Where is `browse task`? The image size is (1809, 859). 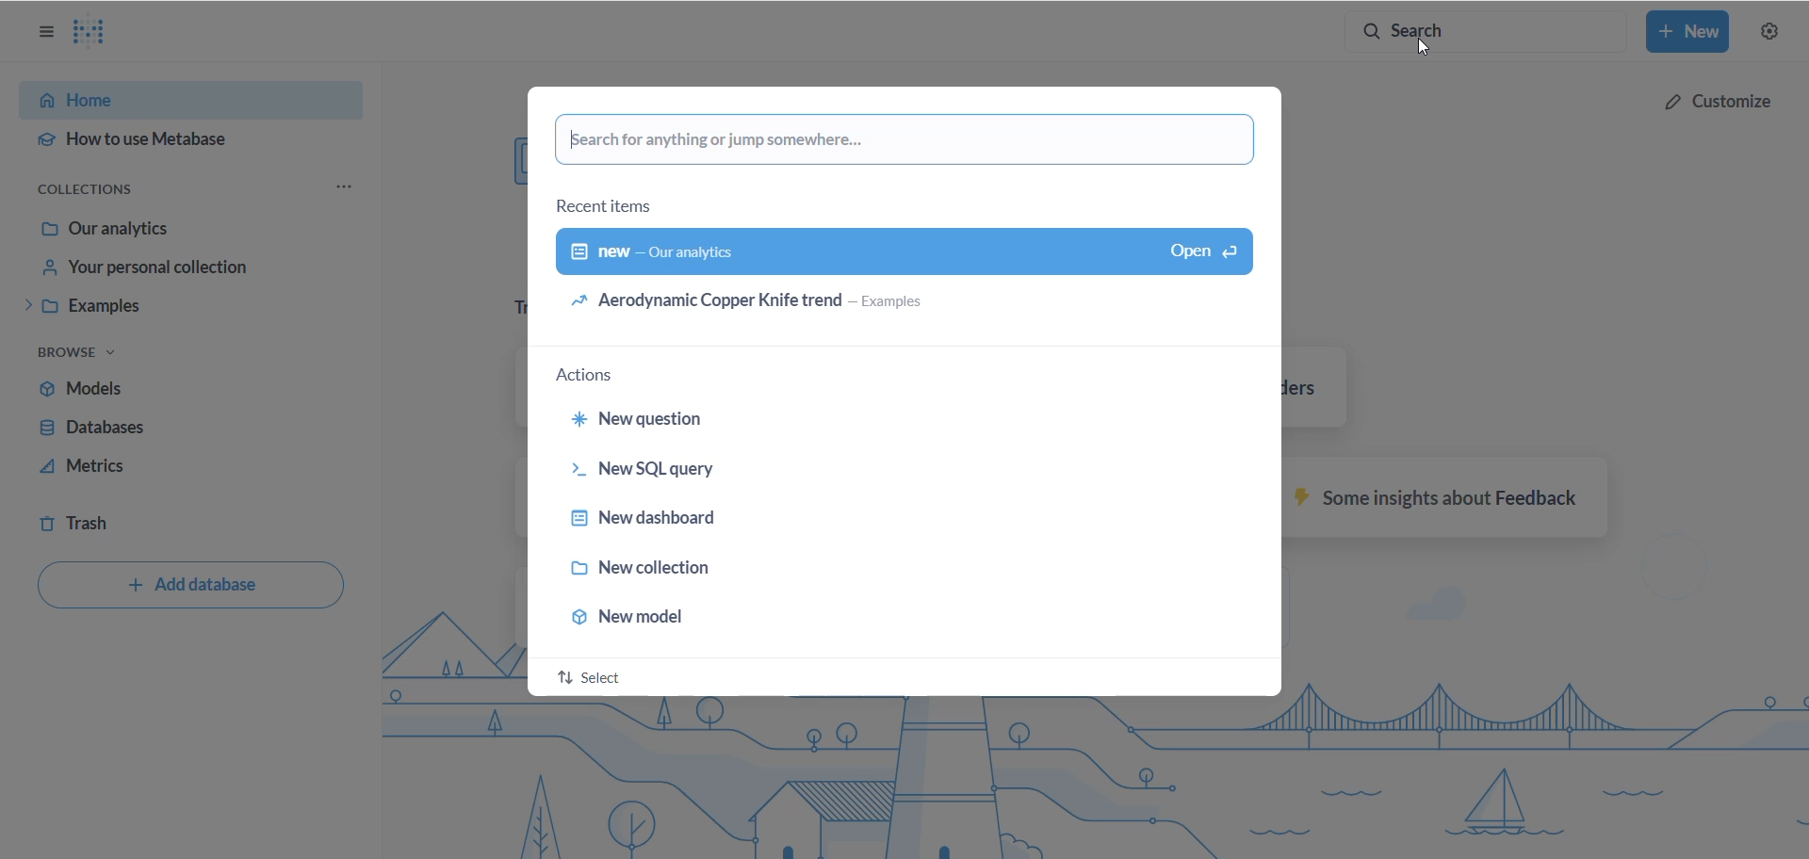 browse task is located at coordinates (82, 351).